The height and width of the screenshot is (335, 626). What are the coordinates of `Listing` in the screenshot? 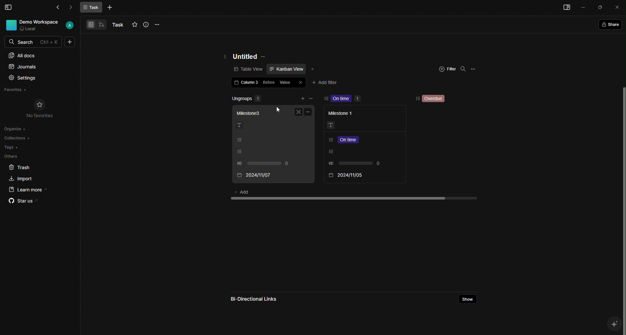 It's located at (244, 152).